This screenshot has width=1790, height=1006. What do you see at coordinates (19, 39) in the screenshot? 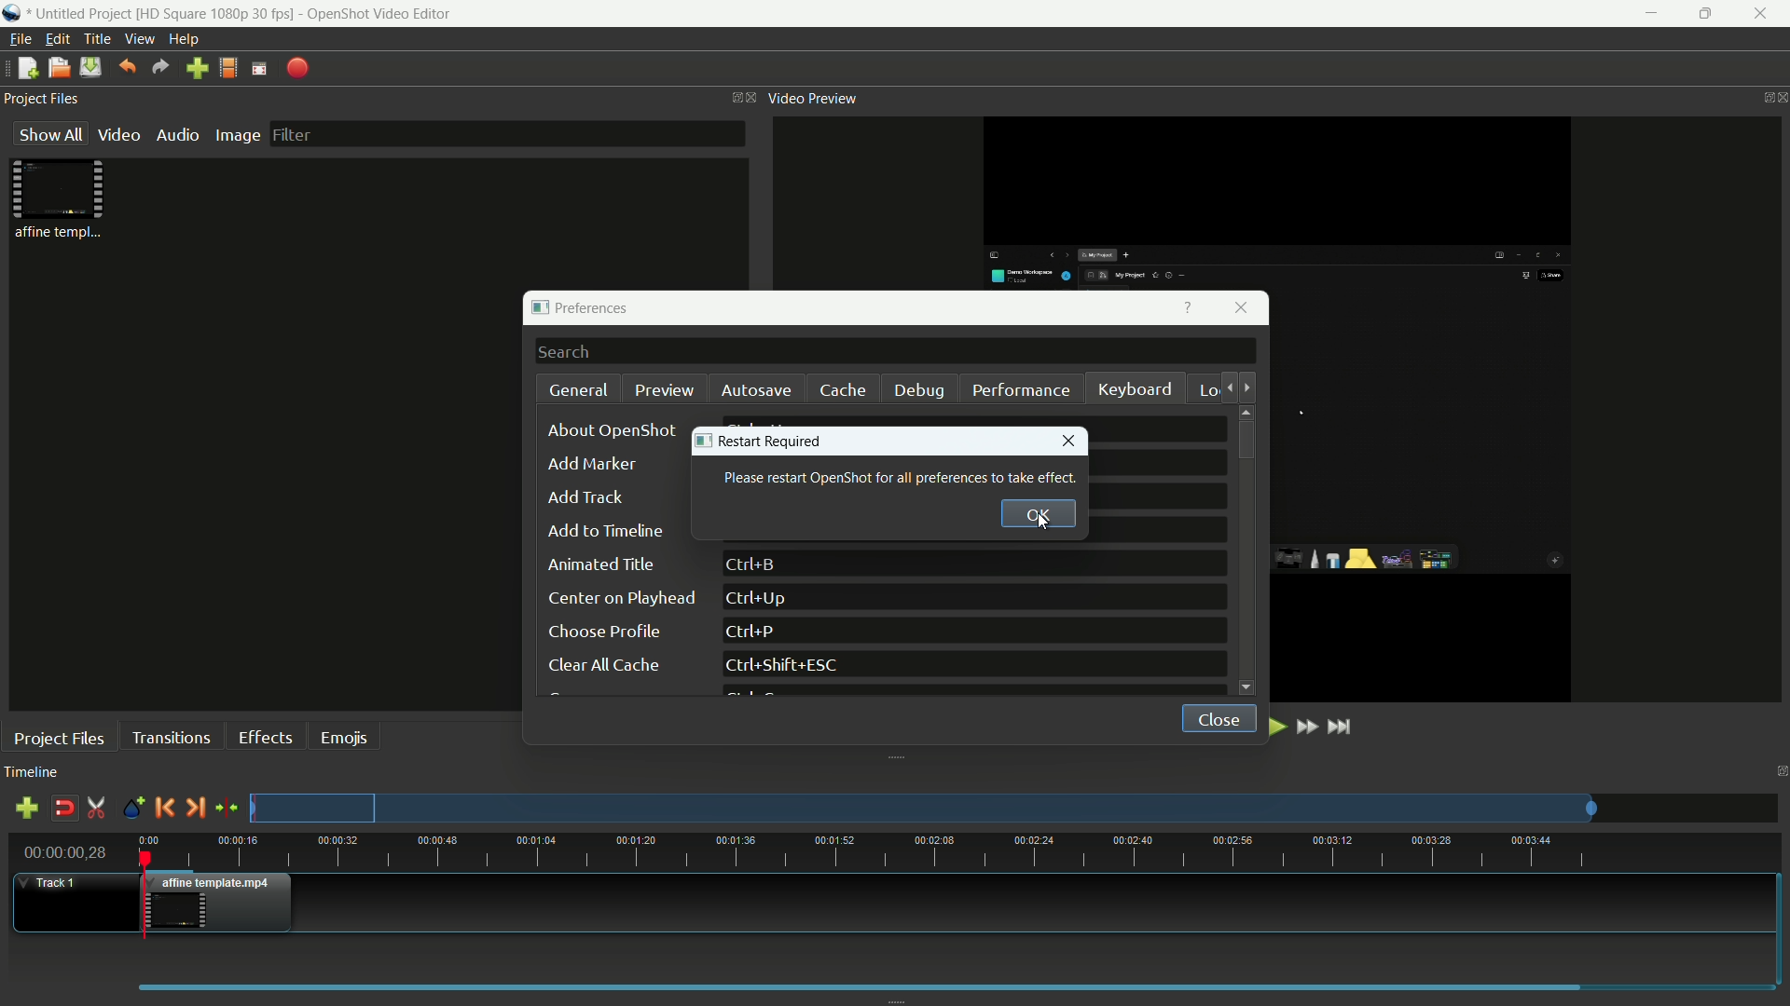
I see `file menu` at bounding box center [19, 39].